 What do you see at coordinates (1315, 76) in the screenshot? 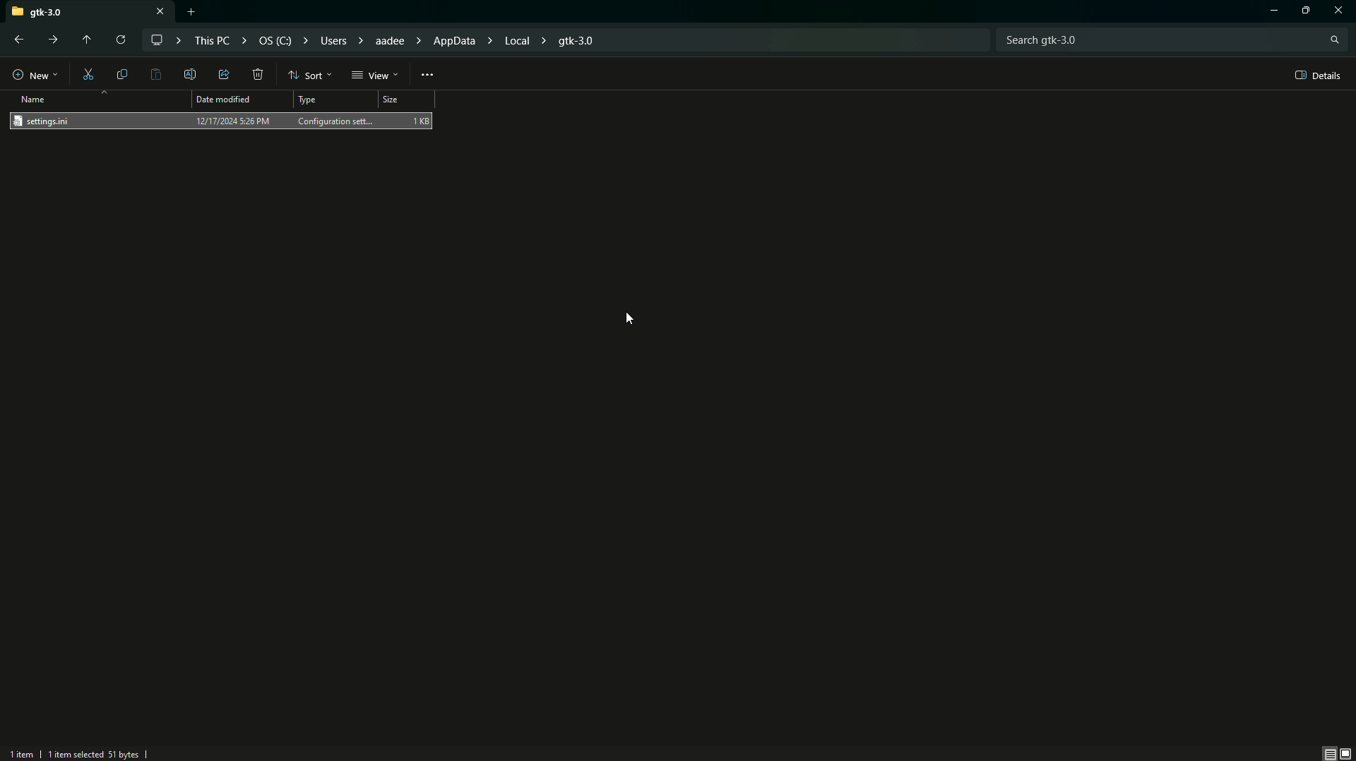
I see `Details` at bounding box center [1315, 76].